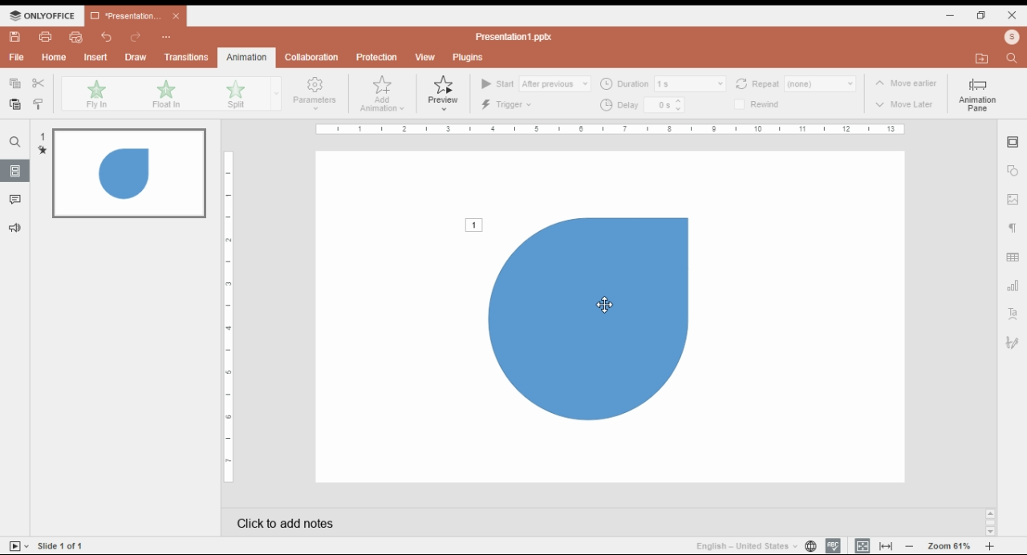  Describe the element at coordinates (663, 83) in the screenshot. I see `duration` at that location.